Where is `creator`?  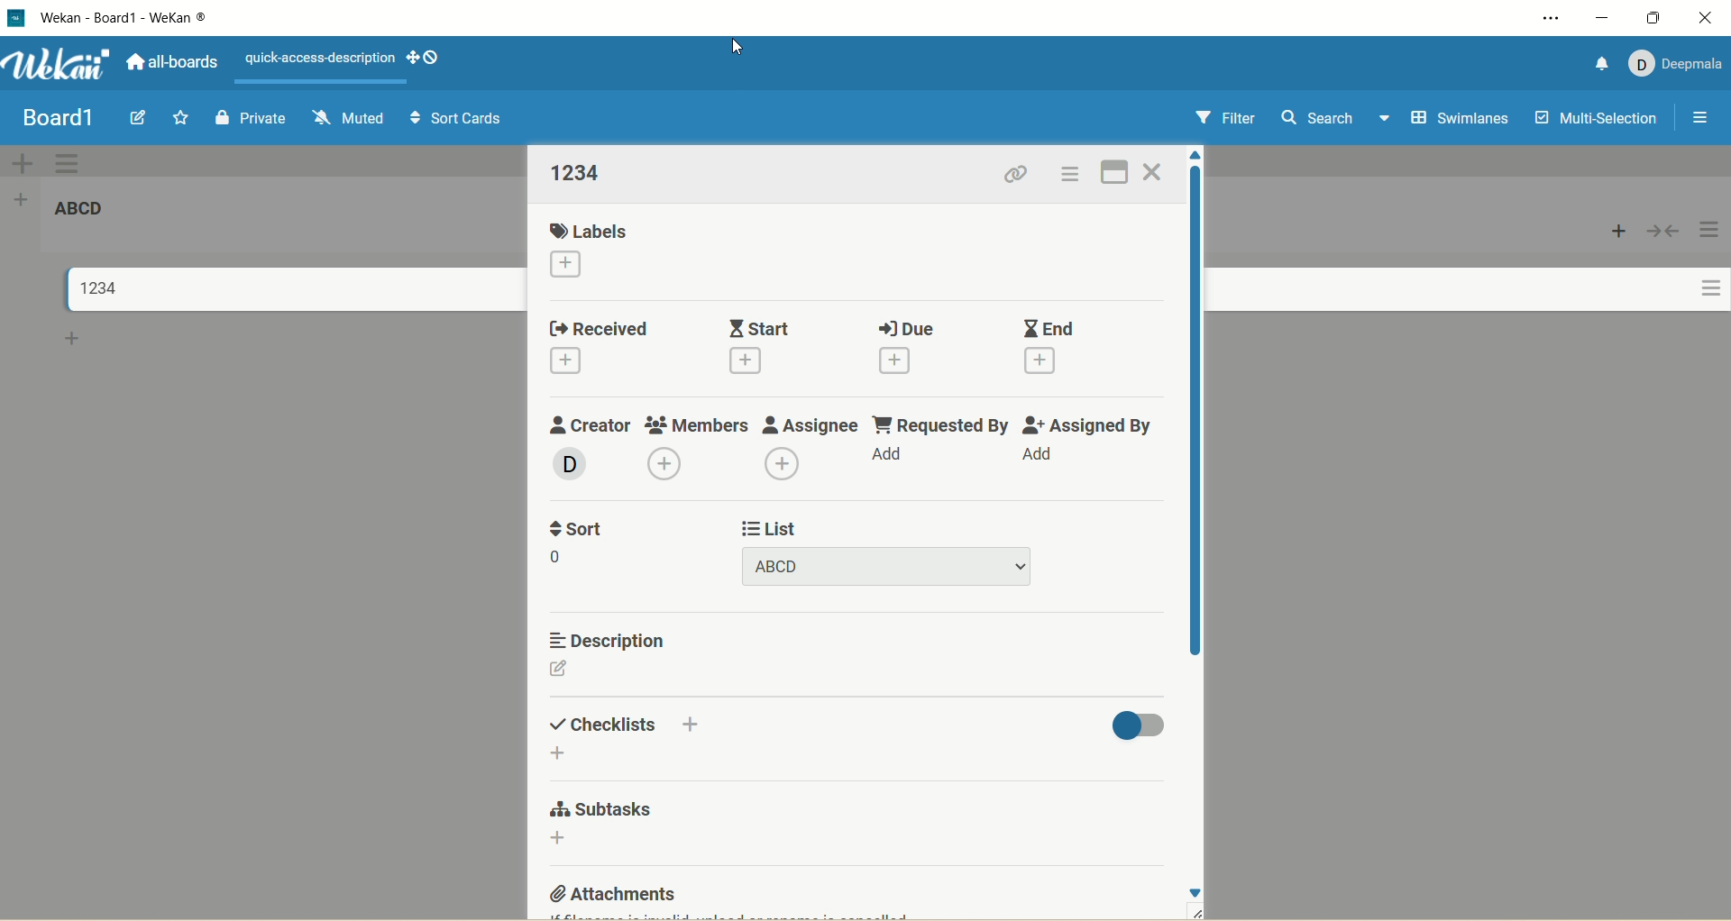
creator is located at coordinates (582, 424).